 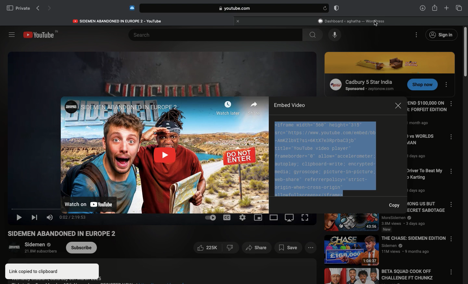 I want to click on copy, so click(x=396, y=204).